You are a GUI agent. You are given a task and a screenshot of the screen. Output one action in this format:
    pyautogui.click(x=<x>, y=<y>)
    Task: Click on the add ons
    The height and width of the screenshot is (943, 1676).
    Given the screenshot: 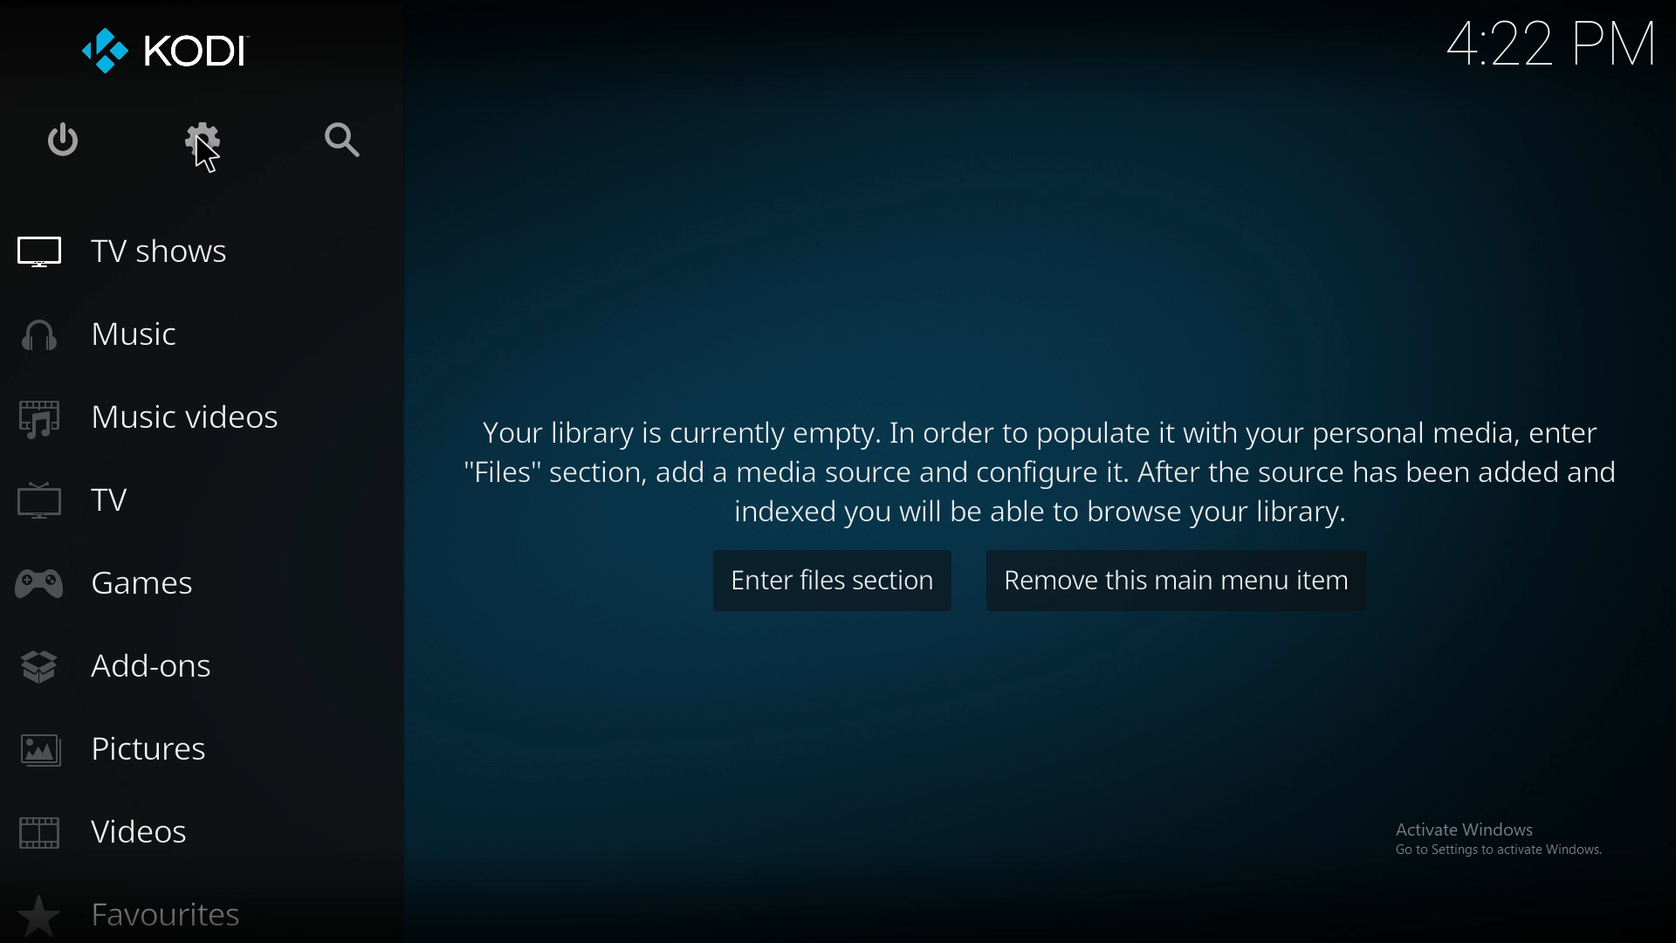 What is the action you would take?
    pyautogui.click(x=189, y=664)
    